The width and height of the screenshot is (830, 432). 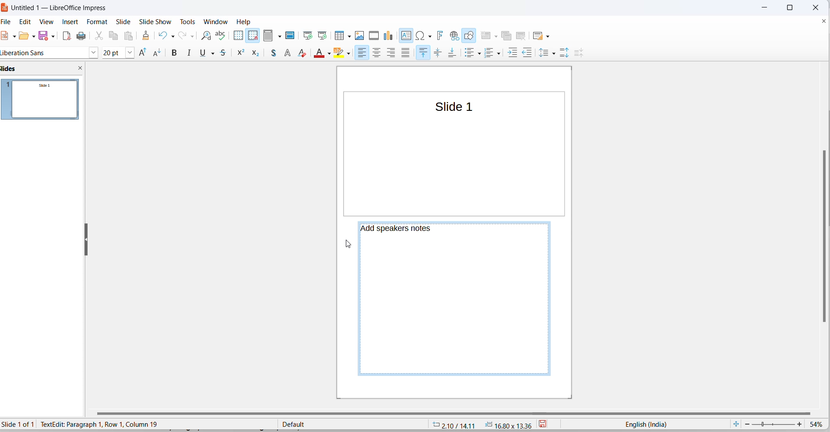 I want to click on duplicate slide, so click(x=508, y=35).